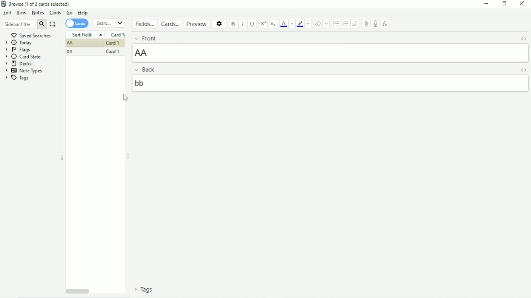 This screenshot has width=531, height=298. I want to click on Italic, so click(243, 24).